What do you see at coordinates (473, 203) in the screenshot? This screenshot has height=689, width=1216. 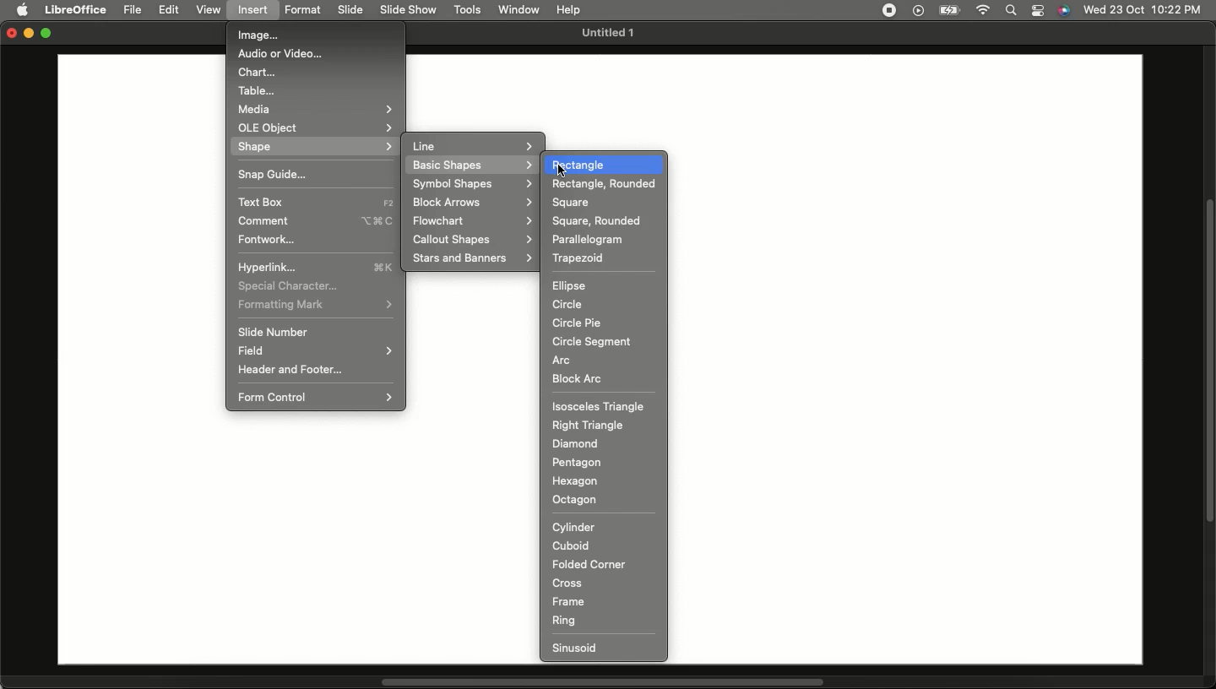 I see `Block arrows` at bounding box center [473, 203].